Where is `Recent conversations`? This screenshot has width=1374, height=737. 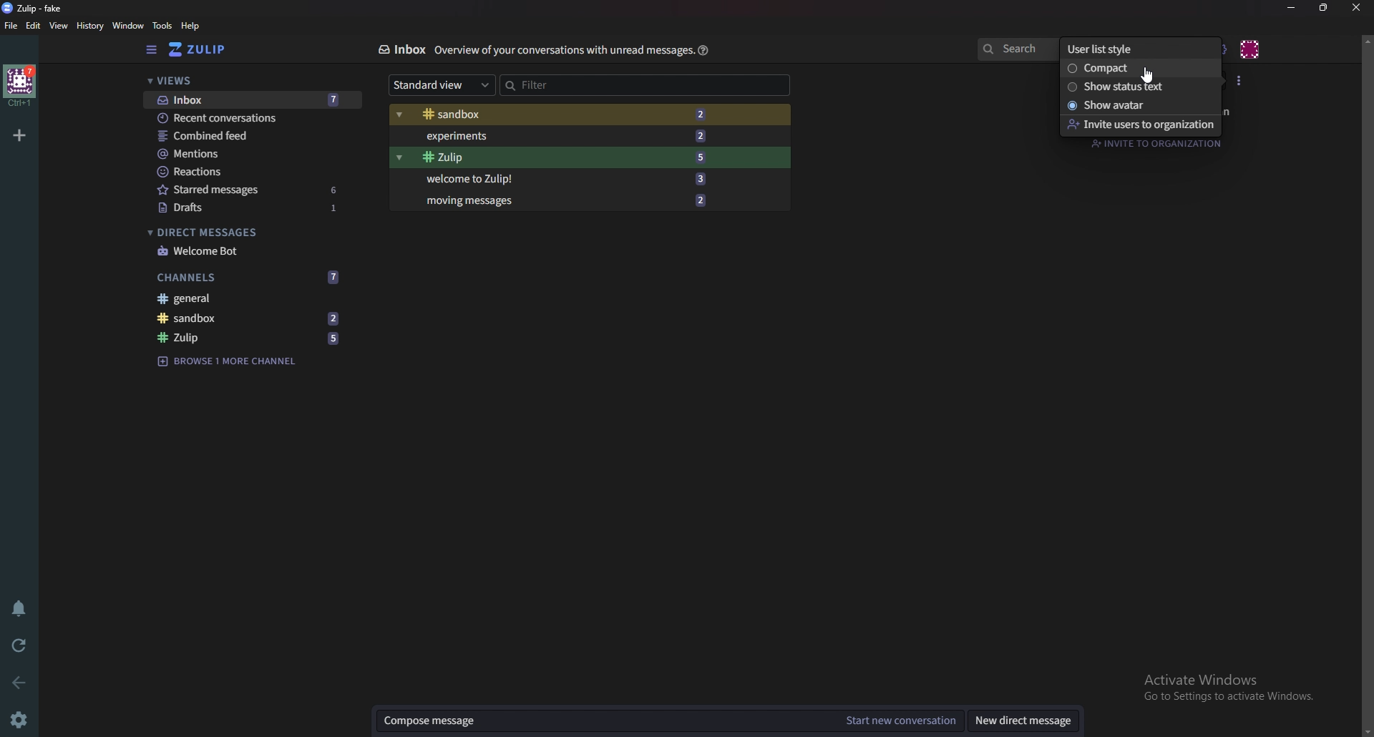 Recent conversations is located at coordinates (253, 118).